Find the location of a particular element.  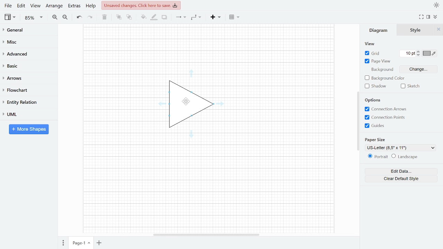

help is located at coordinates (91, 6).